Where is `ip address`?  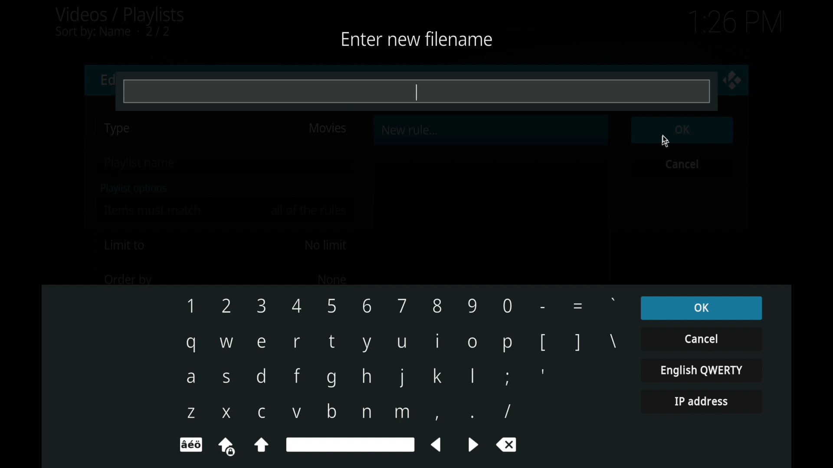
ip address is located at coordinates (701, 402).